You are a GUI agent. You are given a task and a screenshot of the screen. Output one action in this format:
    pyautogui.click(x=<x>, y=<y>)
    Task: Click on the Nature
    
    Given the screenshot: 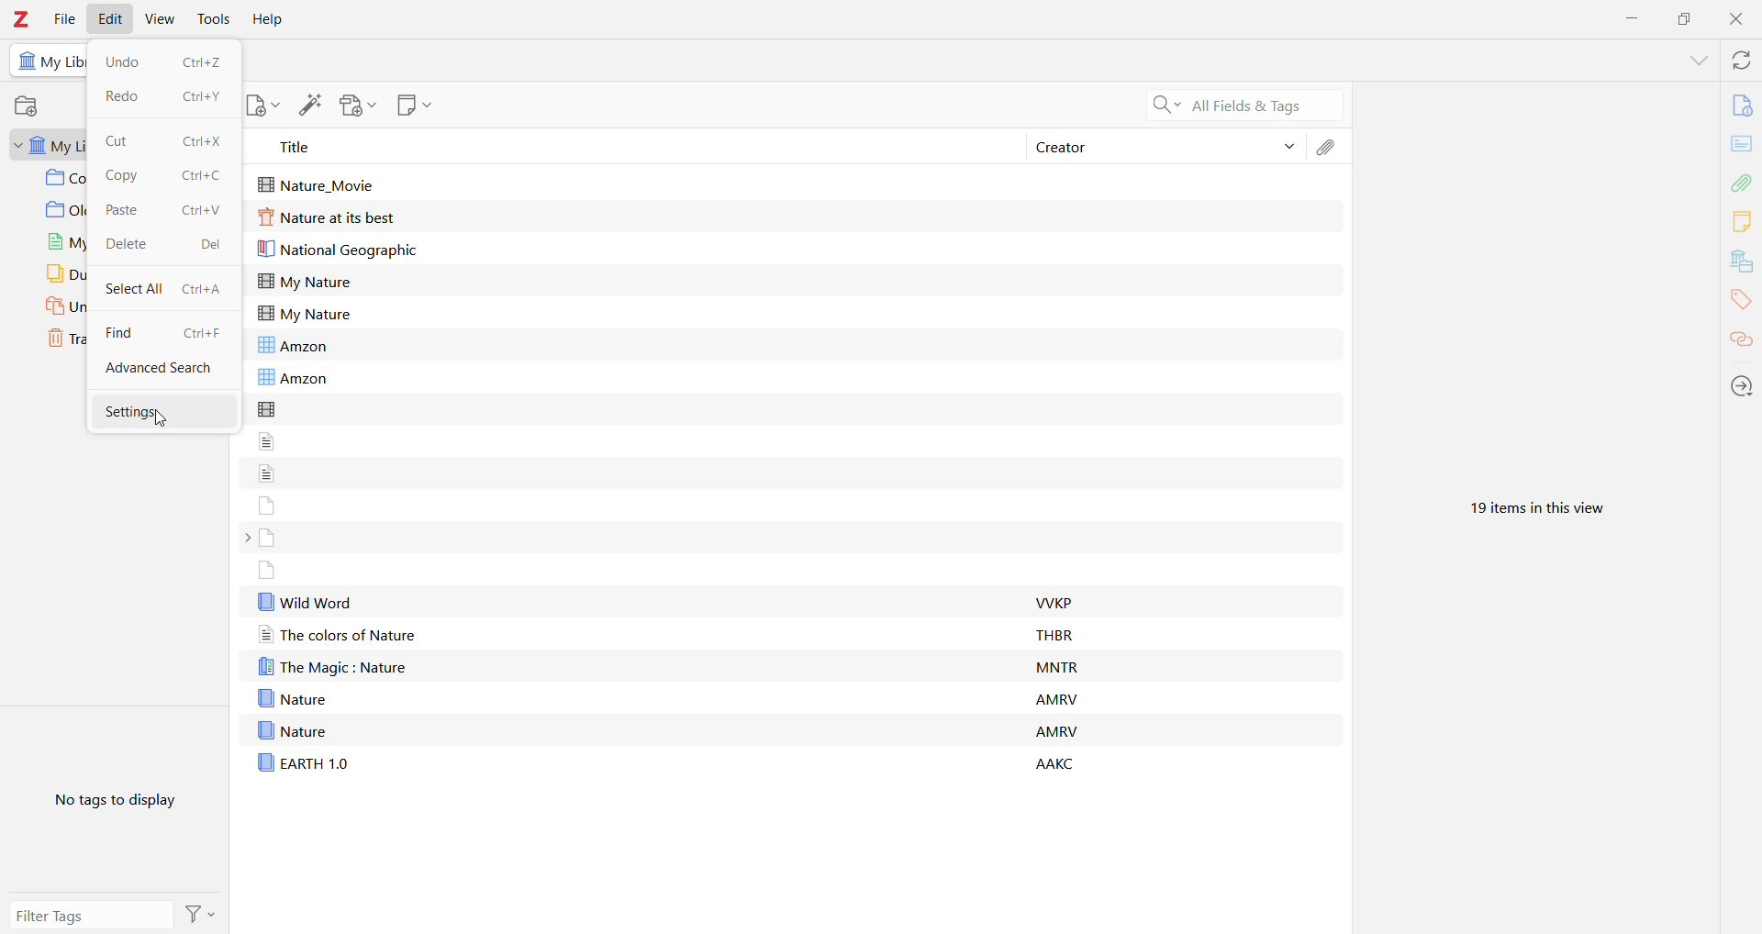 What is the action you would take?
    pyautogui.click(x=292, y=729)
    